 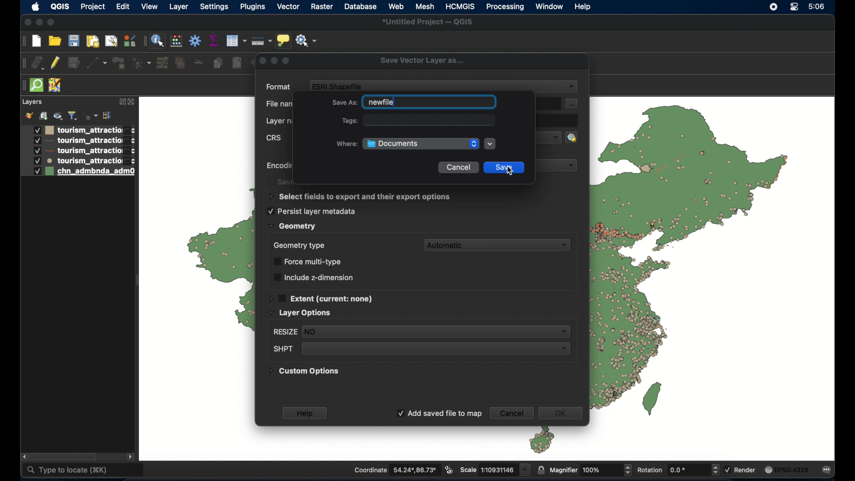 What do you see at coordinates (279, 165) in the screenshot?
I see `encoding` at bounding box center [279, 165].